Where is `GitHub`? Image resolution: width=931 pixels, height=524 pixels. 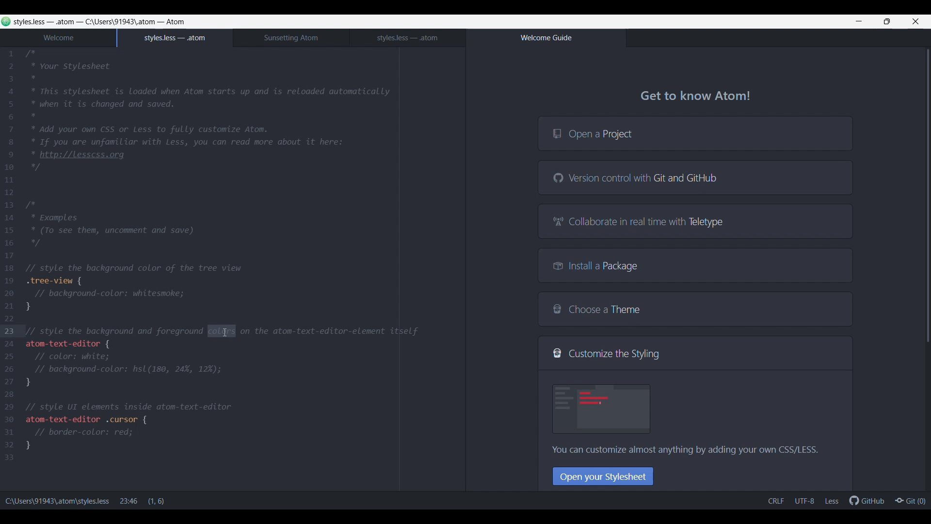 GitHub is located at coordinates (867, 500).